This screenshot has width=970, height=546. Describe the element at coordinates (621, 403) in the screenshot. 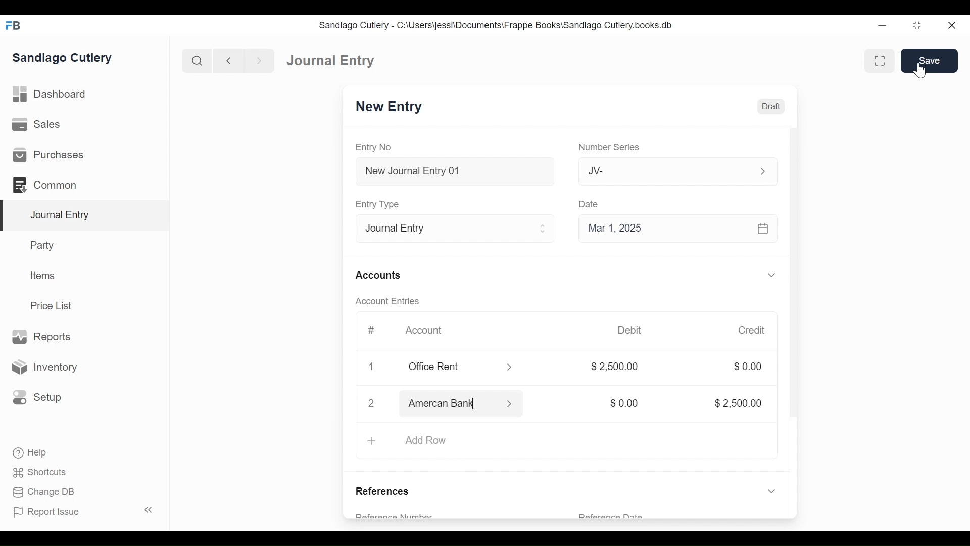

I see `$0.00` at that location.